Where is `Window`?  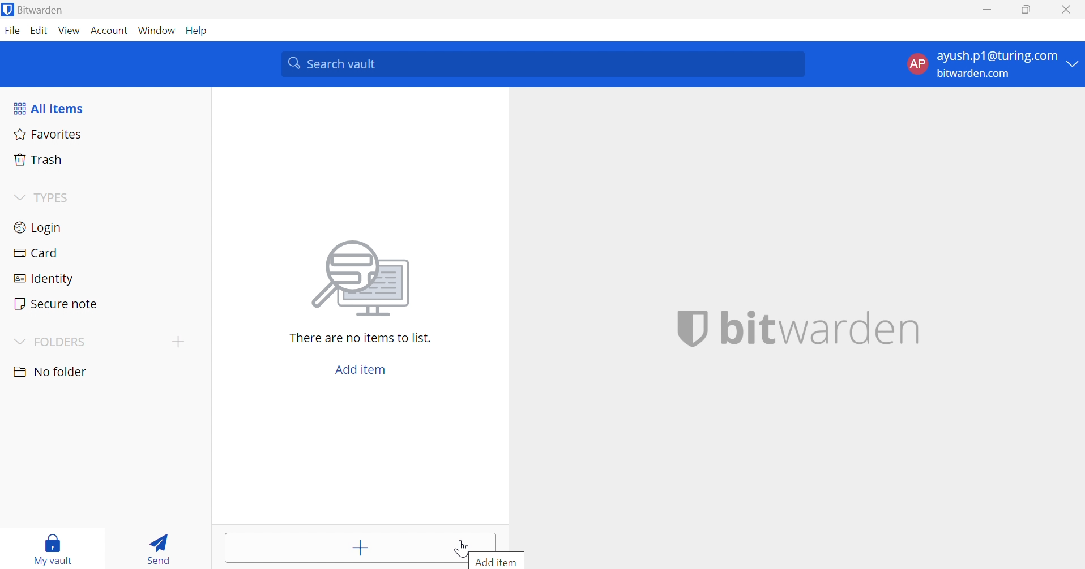 Window is located at coordinates (157, 31).